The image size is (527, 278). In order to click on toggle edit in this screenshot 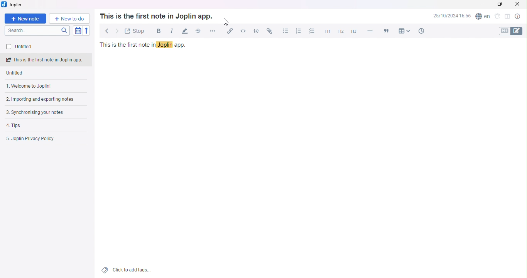, I will do `click(519, 31)`.